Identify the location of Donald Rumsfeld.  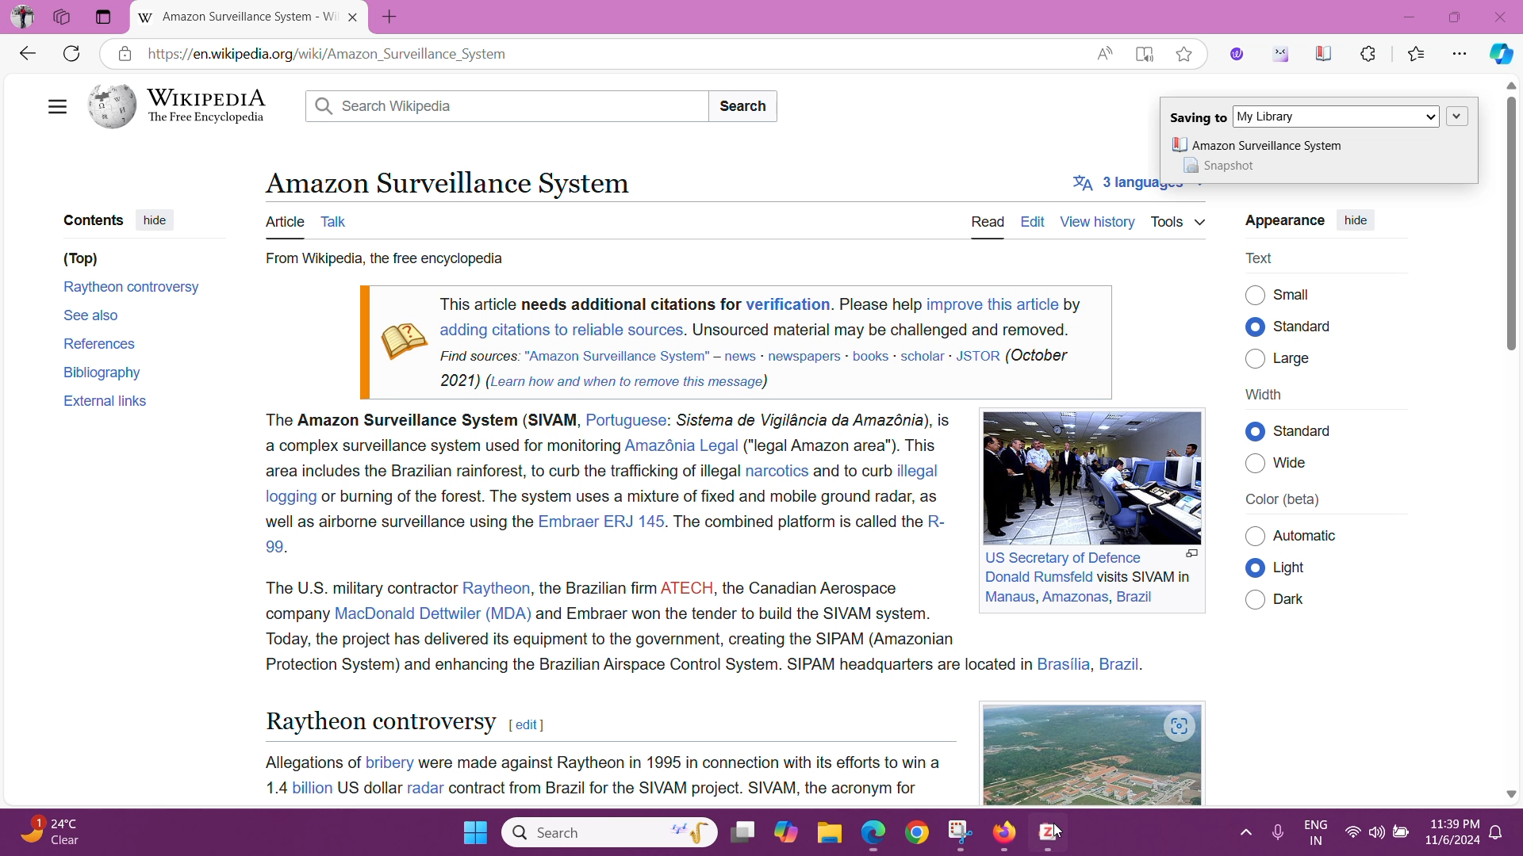
(1038, 578).